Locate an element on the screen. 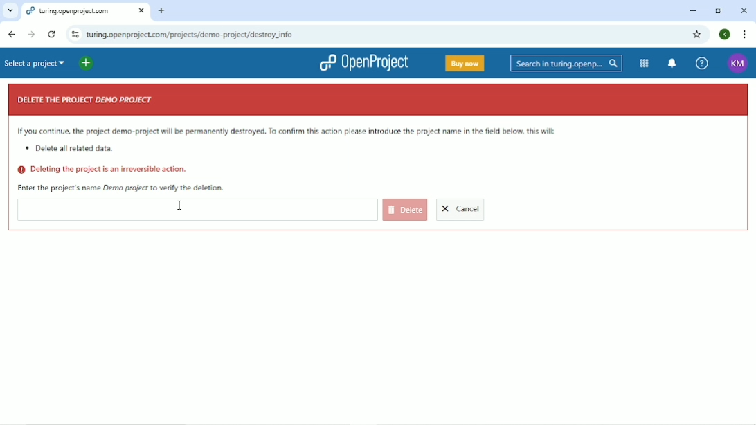 Image resolution: width=756 pixels, height=425 pixels. Customize and control google chrome is located at coordinates (746, 35).